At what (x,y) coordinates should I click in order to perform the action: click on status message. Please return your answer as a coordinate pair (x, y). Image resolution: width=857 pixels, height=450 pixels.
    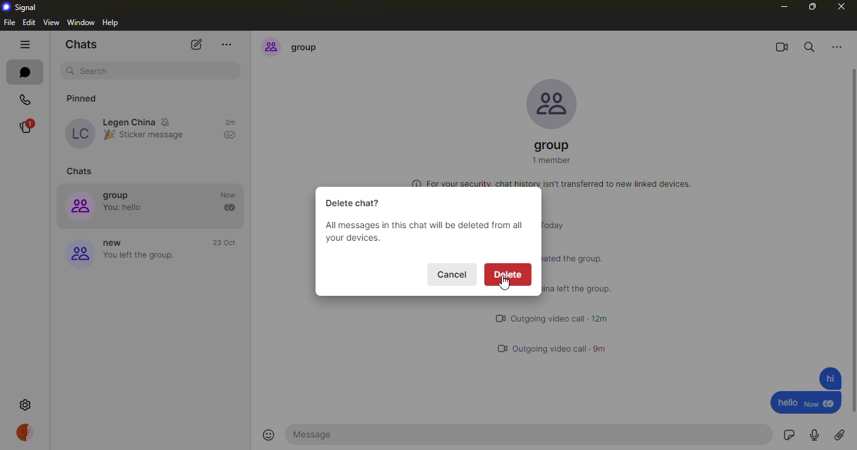
    Looking at the image, I should click on (581, 259).